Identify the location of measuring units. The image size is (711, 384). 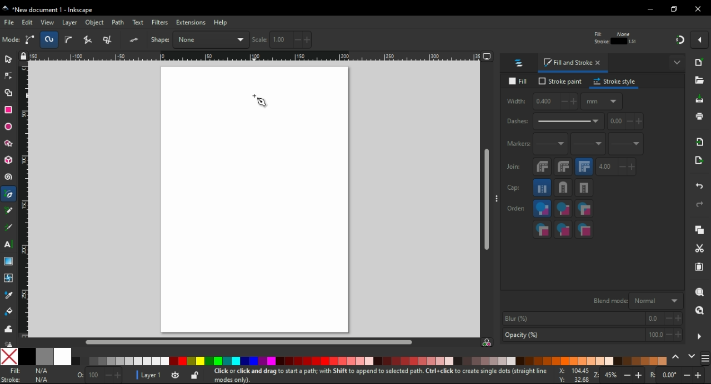
(602, 101).